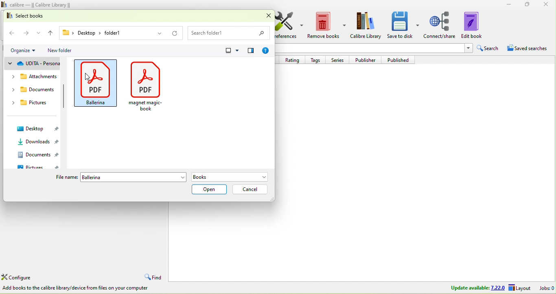 The height and width of the screenshot is (294, 556). I want to click on calibre library, so click(367, 26).